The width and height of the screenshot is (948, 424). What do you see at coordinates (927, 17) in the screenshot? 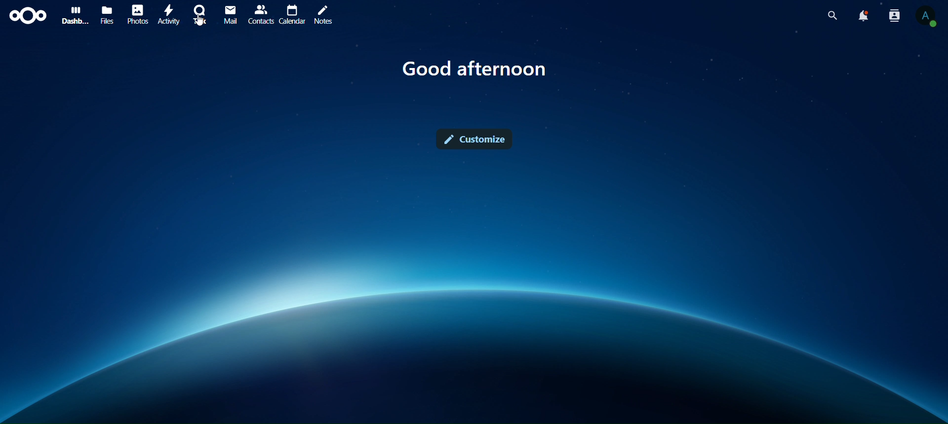
I see `view profile` at bounding box center [927, 17].